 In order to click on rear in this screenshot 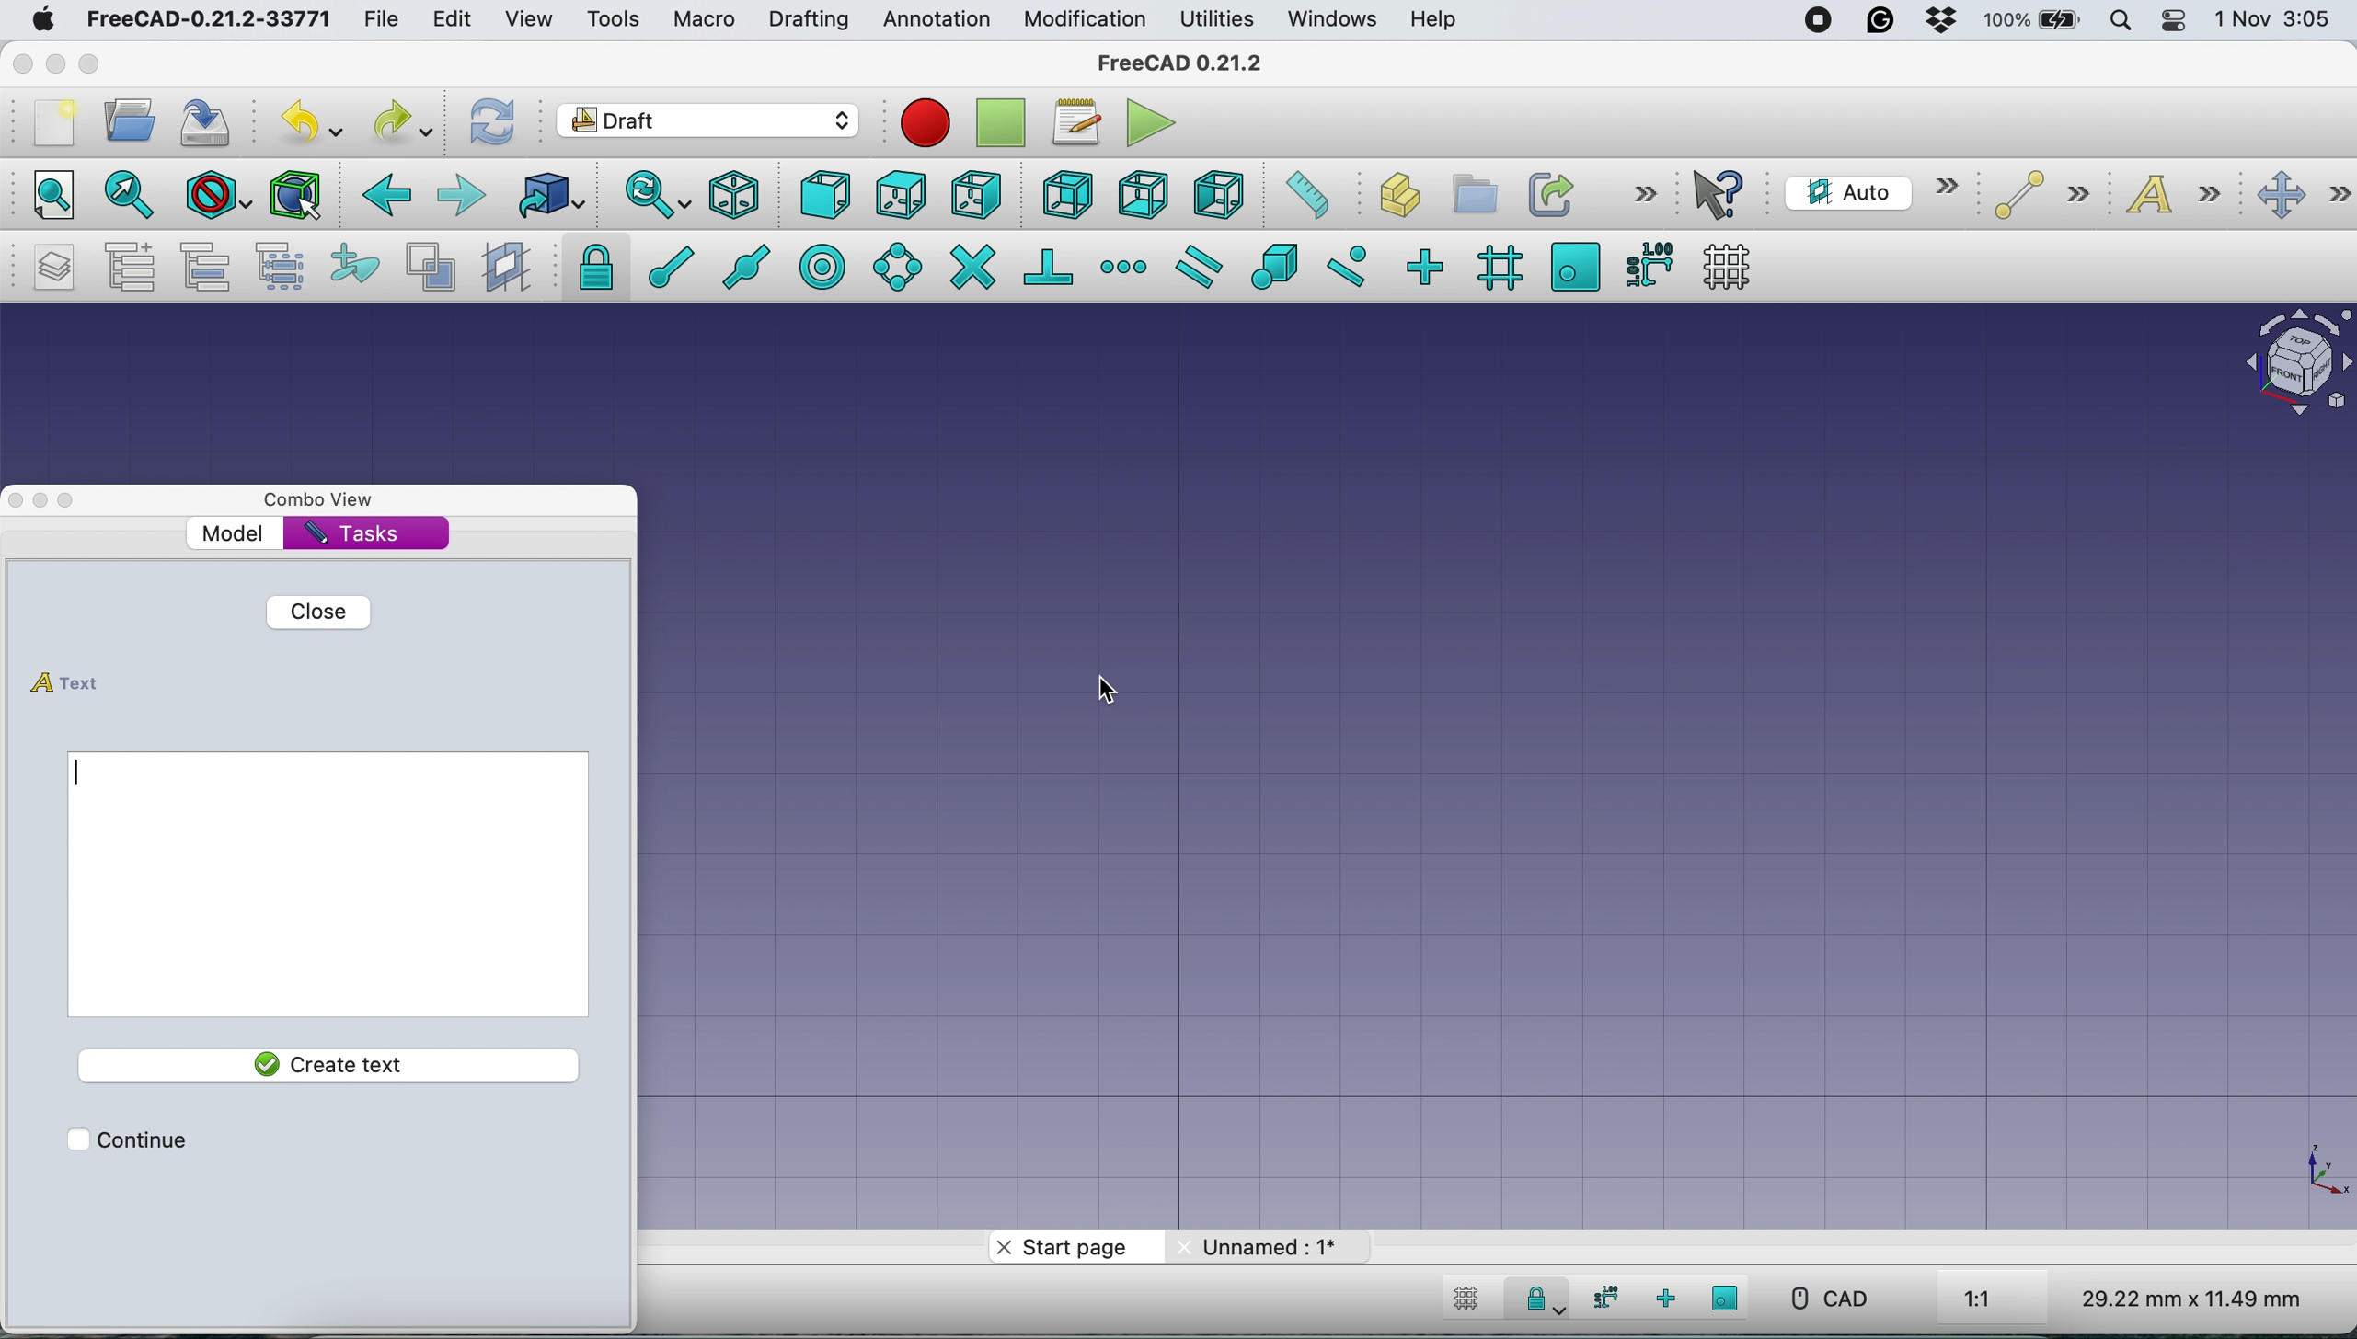, I will do `click(1064, 194)`.